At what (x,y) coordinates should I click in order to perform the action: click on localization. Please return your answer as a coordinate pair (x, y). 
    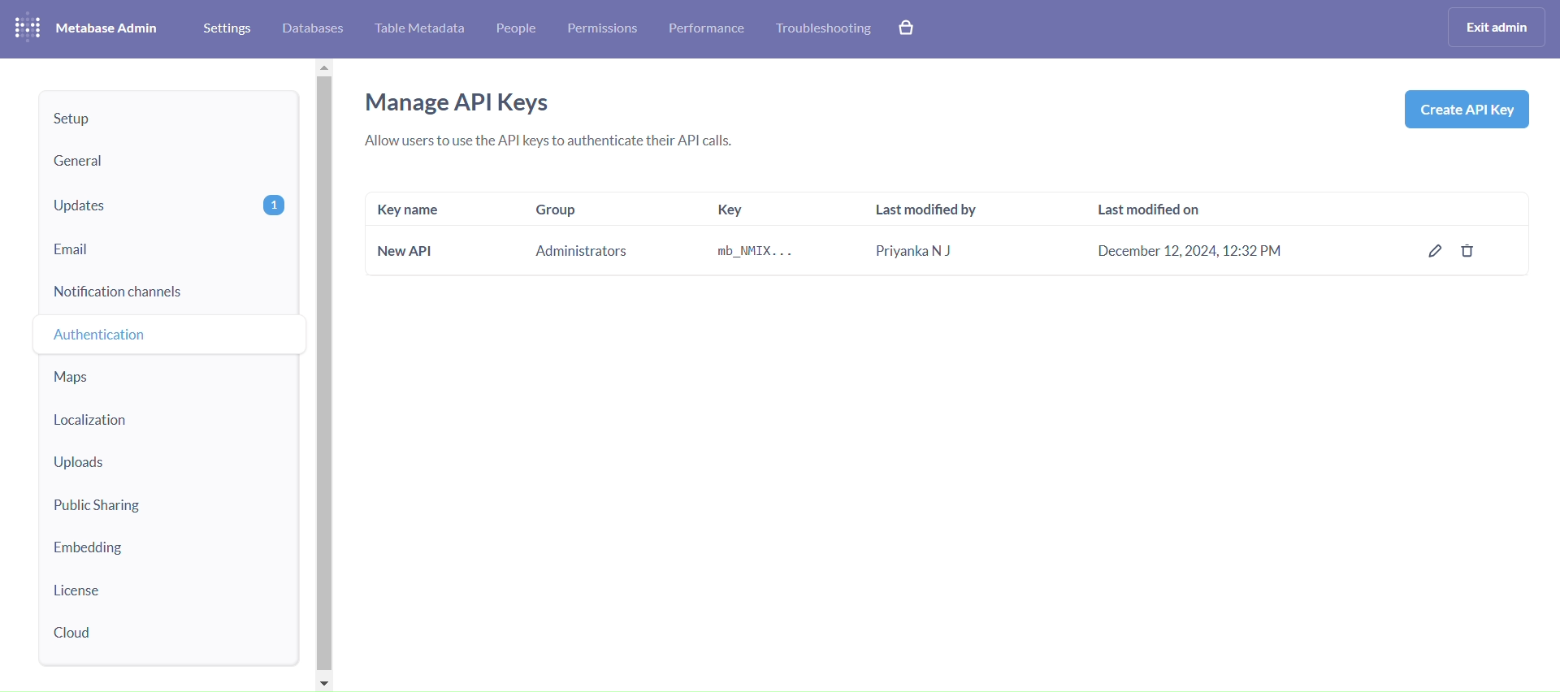
    Looking at the image, I should click on (162, 425).